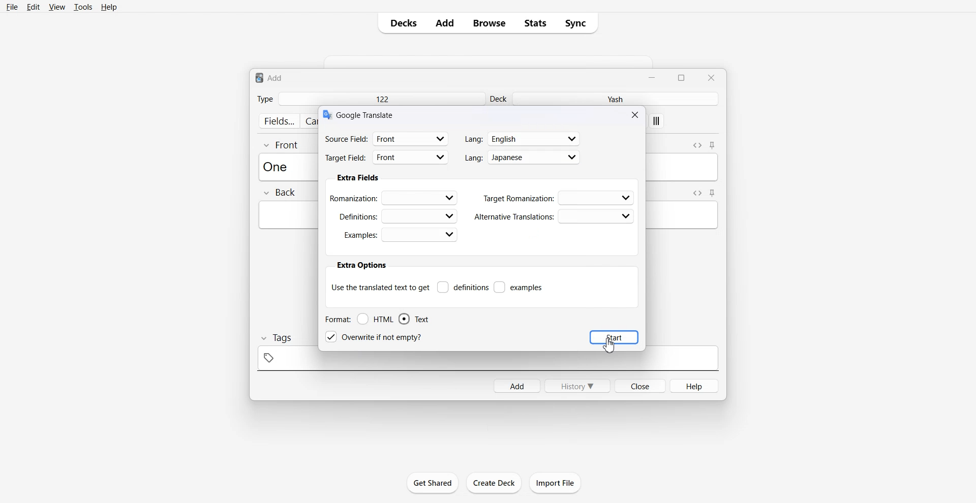  What do you see at coordinates (653, 77) in the screenshot?
I see `Minimize` at bounding box center [653, 77].